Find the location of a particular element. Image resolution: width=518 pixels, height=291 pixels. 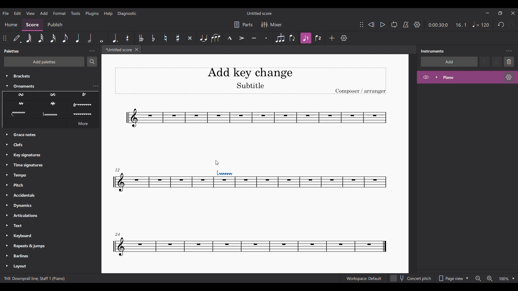

Current tab is located at coordinates (118, 50).